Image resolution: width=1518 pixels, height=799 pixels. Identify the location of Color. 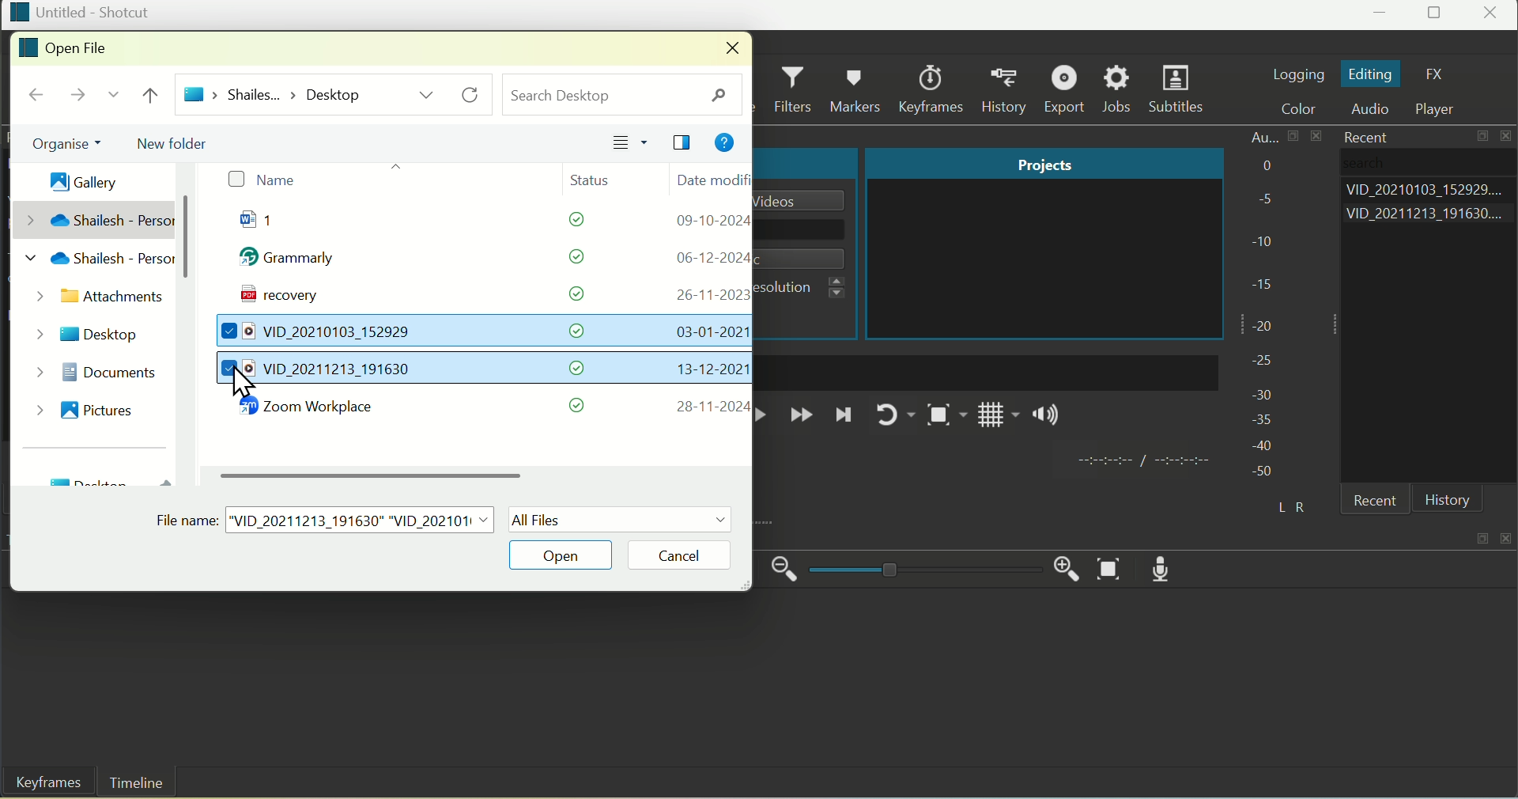
(1306, 109).